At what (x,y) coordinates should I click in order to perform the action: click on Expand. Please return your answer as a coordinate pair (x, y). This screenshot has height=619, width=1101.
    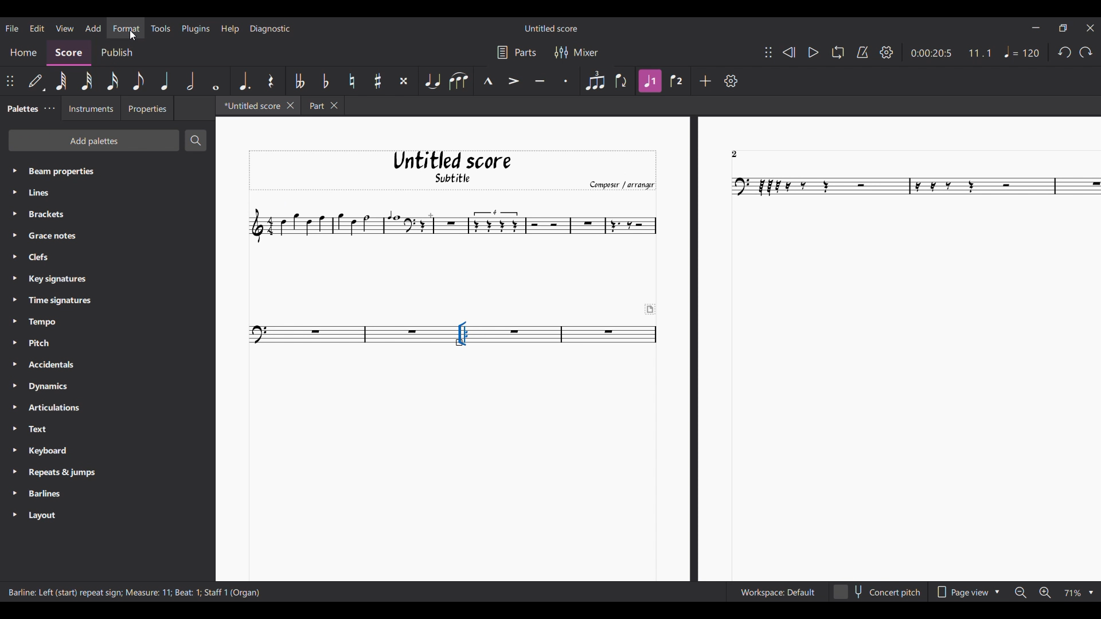
    Looking at the image, I should click on (14, 343).